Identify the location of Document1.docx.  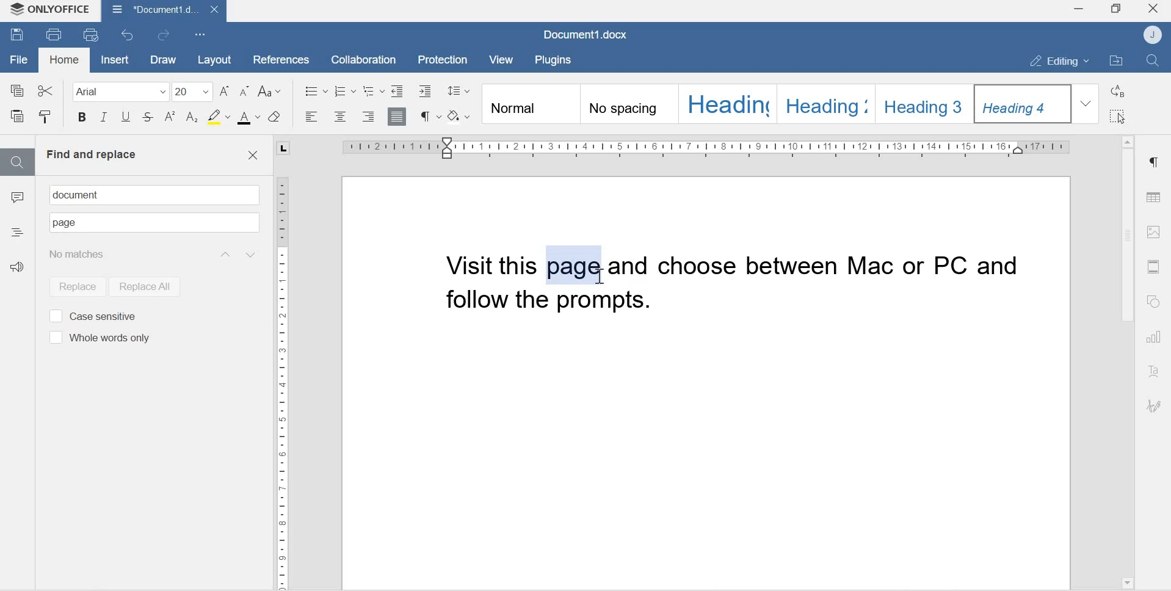
(163, 10).